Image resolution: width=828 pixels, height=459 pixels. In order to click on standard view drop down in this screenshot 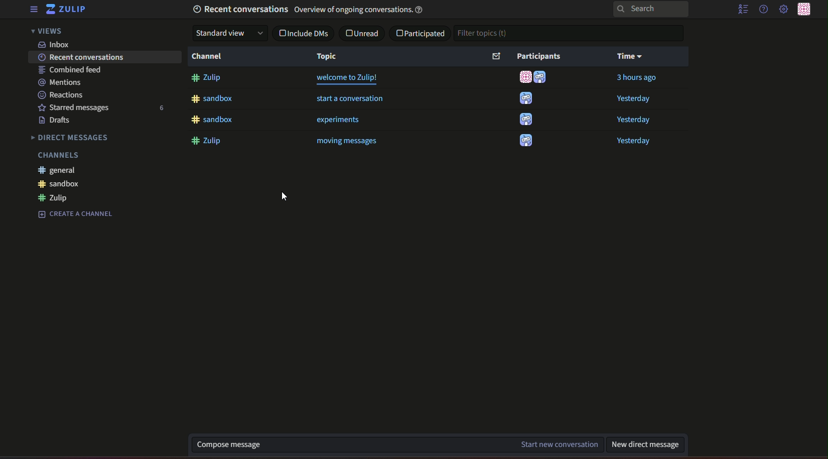, I will do `click(230, 33)`.